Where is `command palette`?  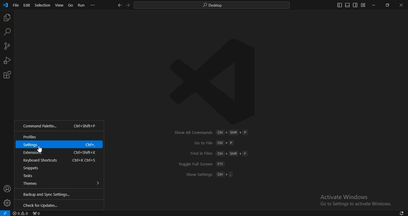 command palette is located at coordinates (43, 126).